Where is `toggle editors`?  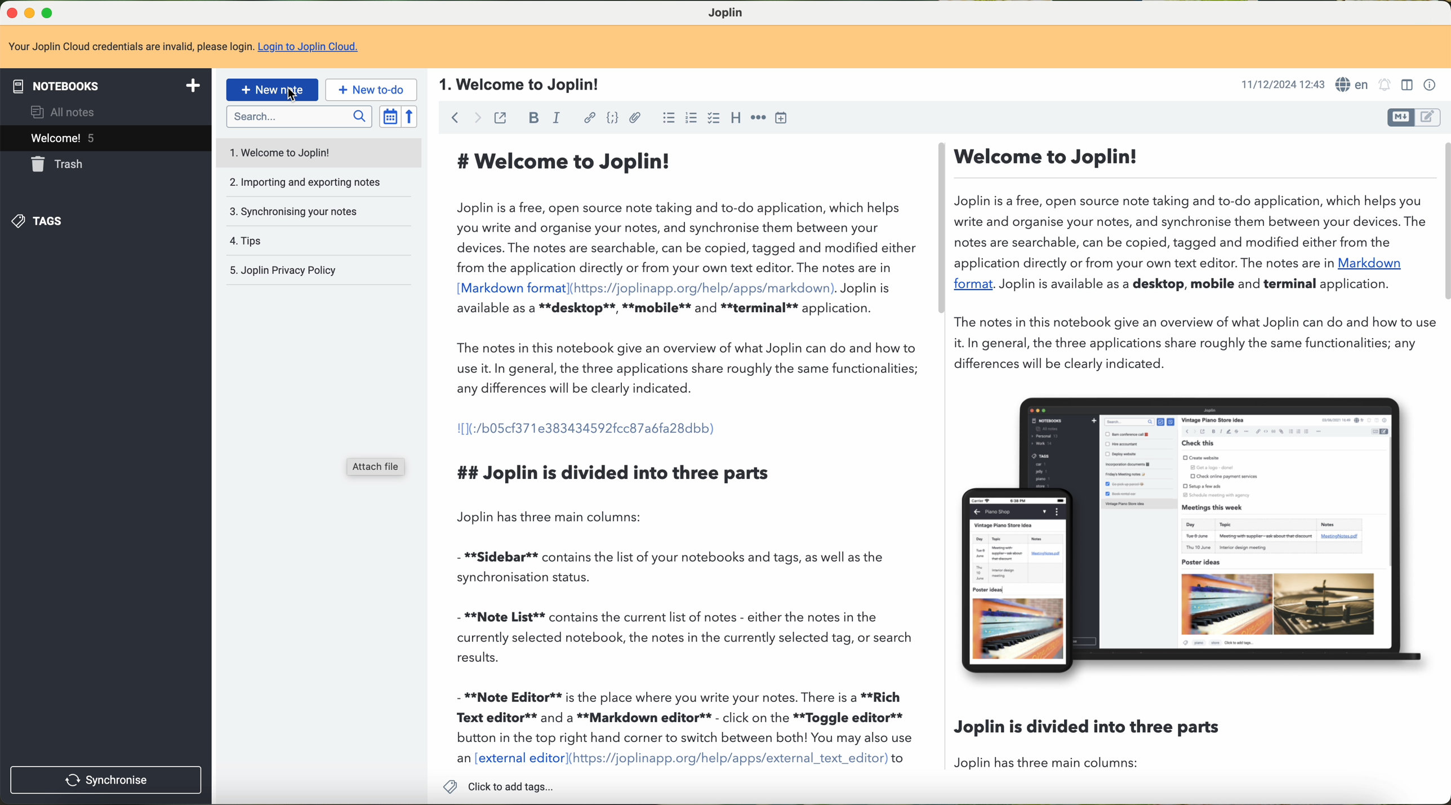
toggle editors is located at coordinates (1430, 119).